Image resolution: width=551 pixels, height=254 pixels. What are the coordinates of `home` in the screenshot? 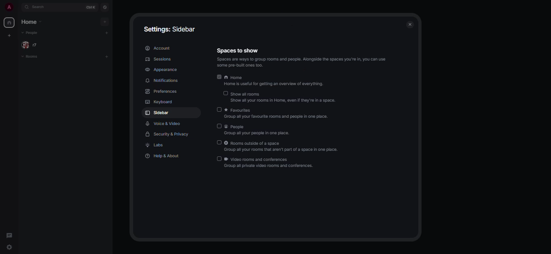 It's located at (32, 22).